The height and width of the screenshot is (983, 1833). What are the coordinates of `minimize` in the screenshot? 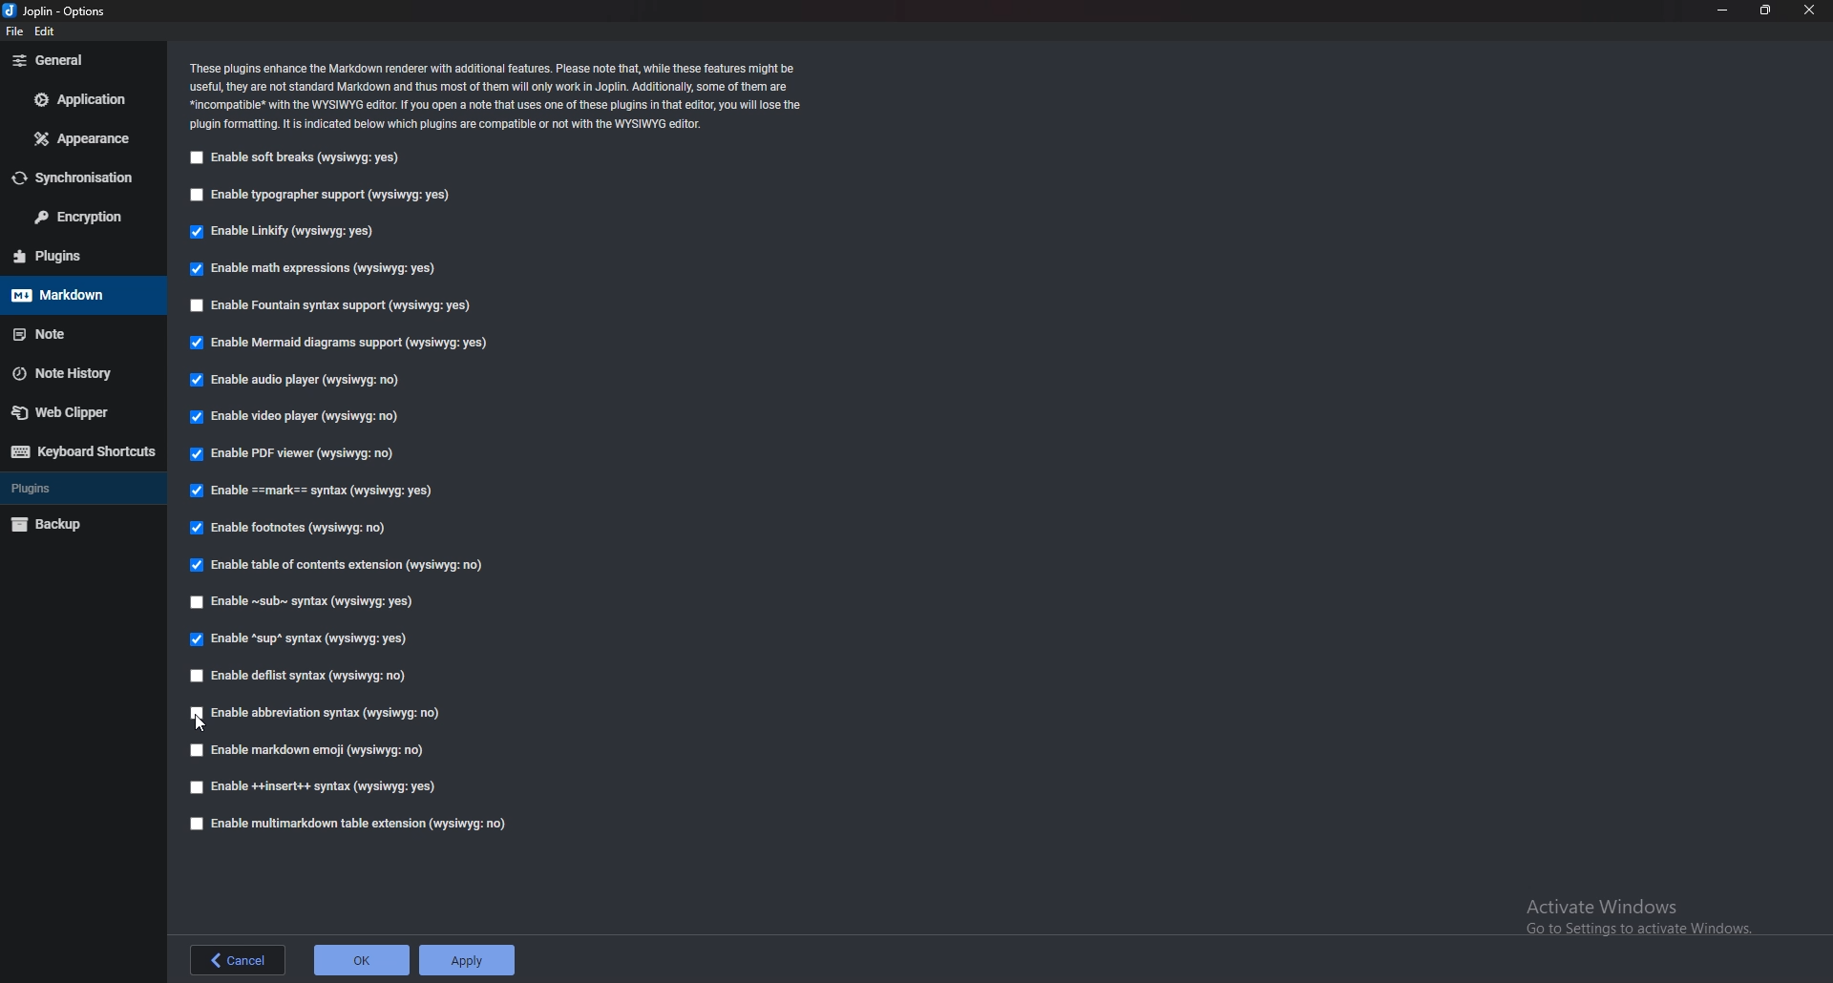 It's located at (1720, 9).